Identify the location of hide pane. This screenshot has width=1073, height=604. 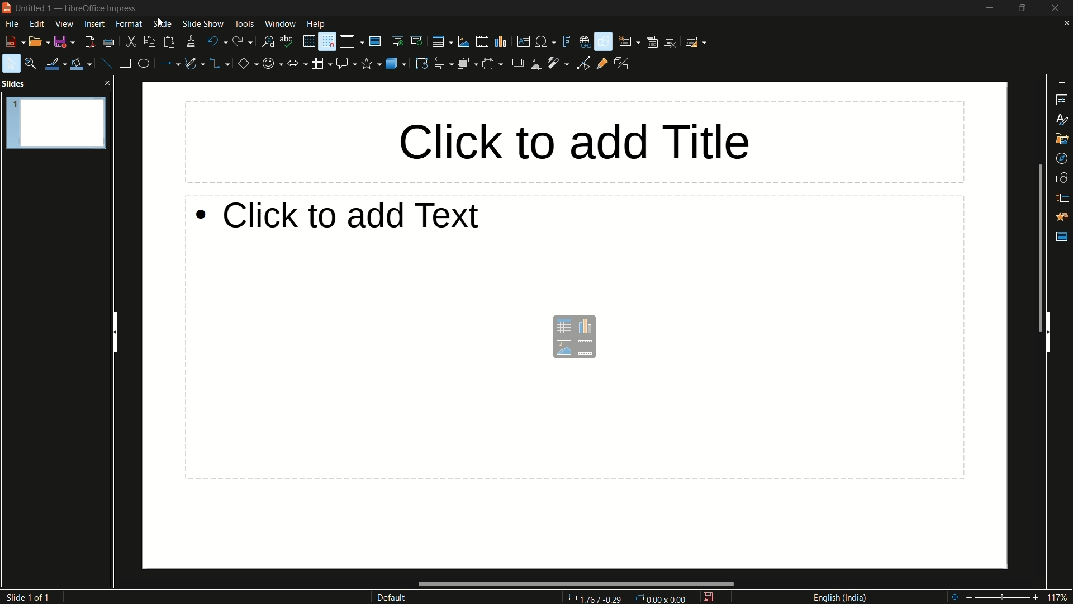
(116, 333).